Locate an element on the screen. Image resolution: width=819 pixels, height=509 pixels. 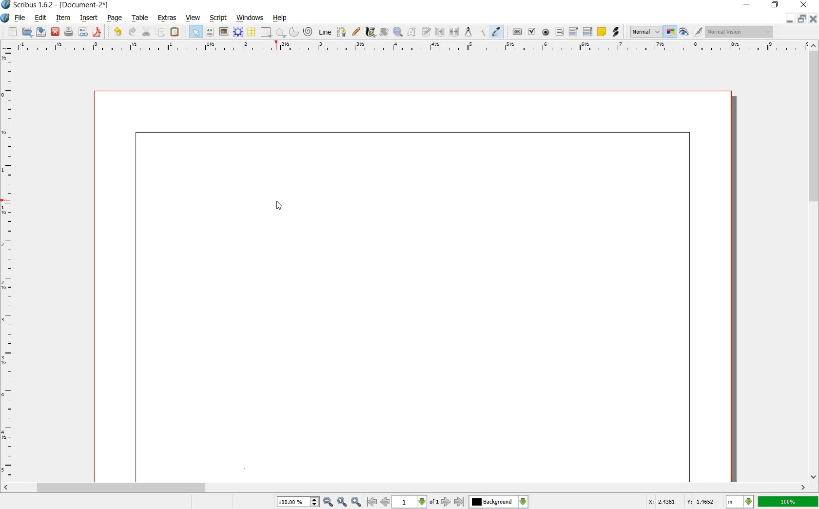
EDIT IN PREVIEW MODE is located at coordinates (700, 32).